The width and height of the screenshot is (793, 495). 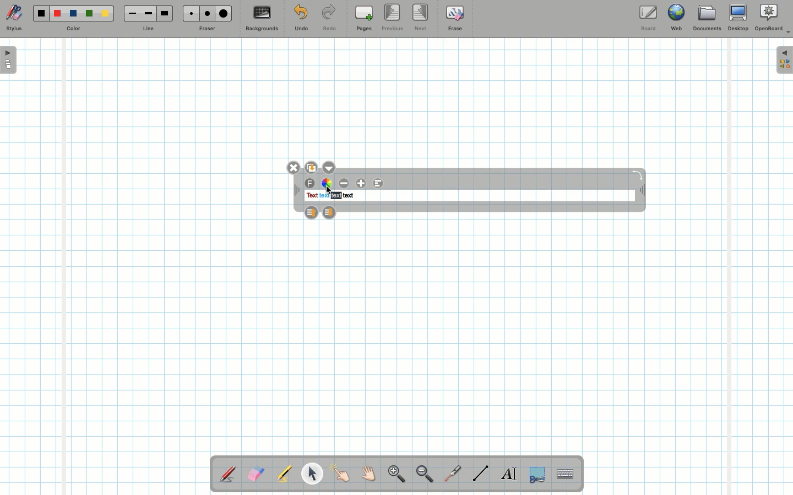 I want to click on Medium eraser, so click(x=205, y=13).